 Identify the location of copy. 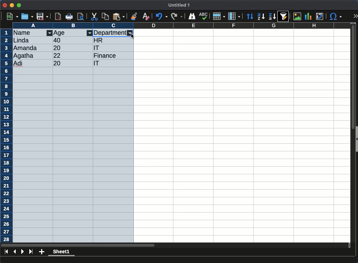
(106, 16).